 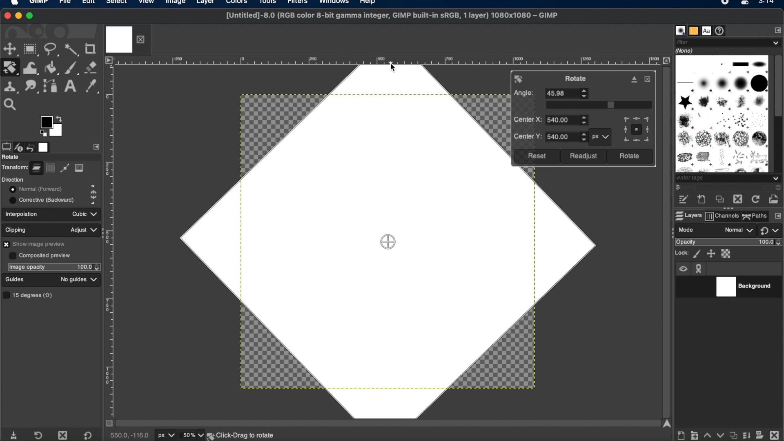 I want to click on scroll up arrow, so click(x=667, y=423).